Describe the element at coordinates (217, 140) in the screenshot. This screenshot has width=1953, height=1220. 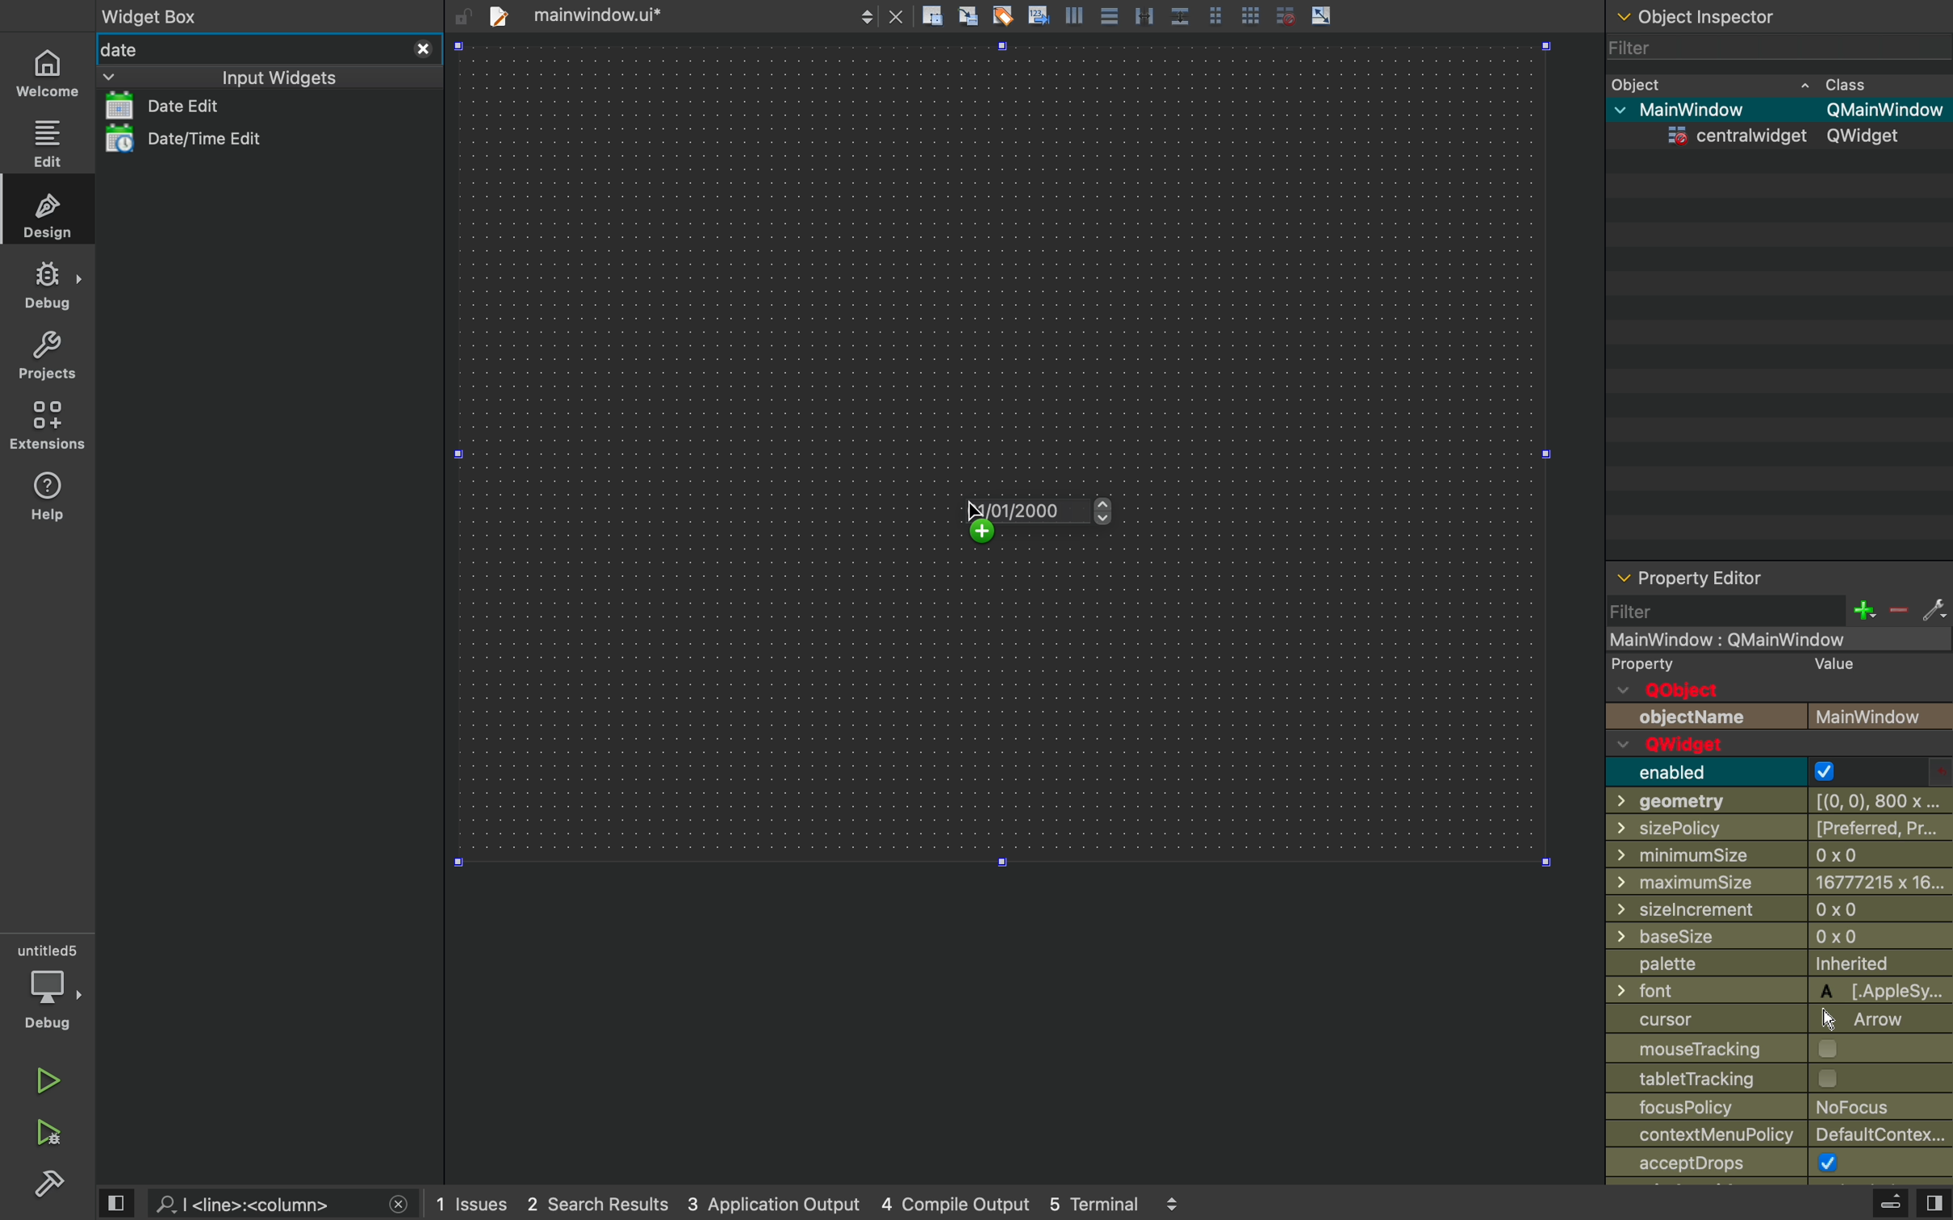
I see `date/time edit` at that location.